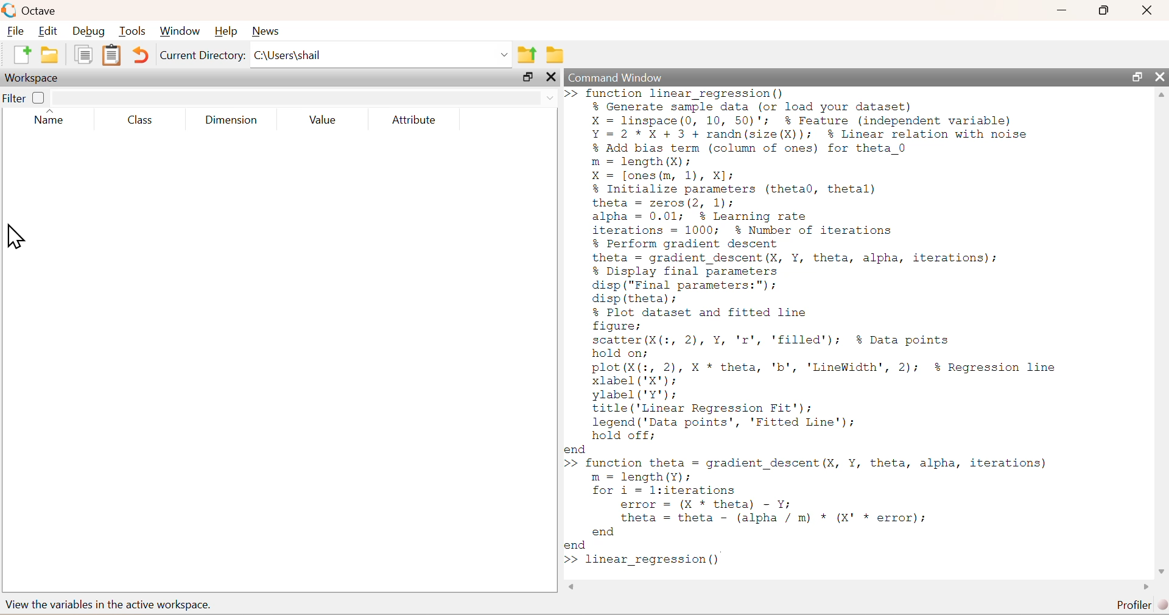 This screenshot has width=1169, height=615. Describe the element at coordinates (83, 54) in the screenshot. I see `document` at that location.